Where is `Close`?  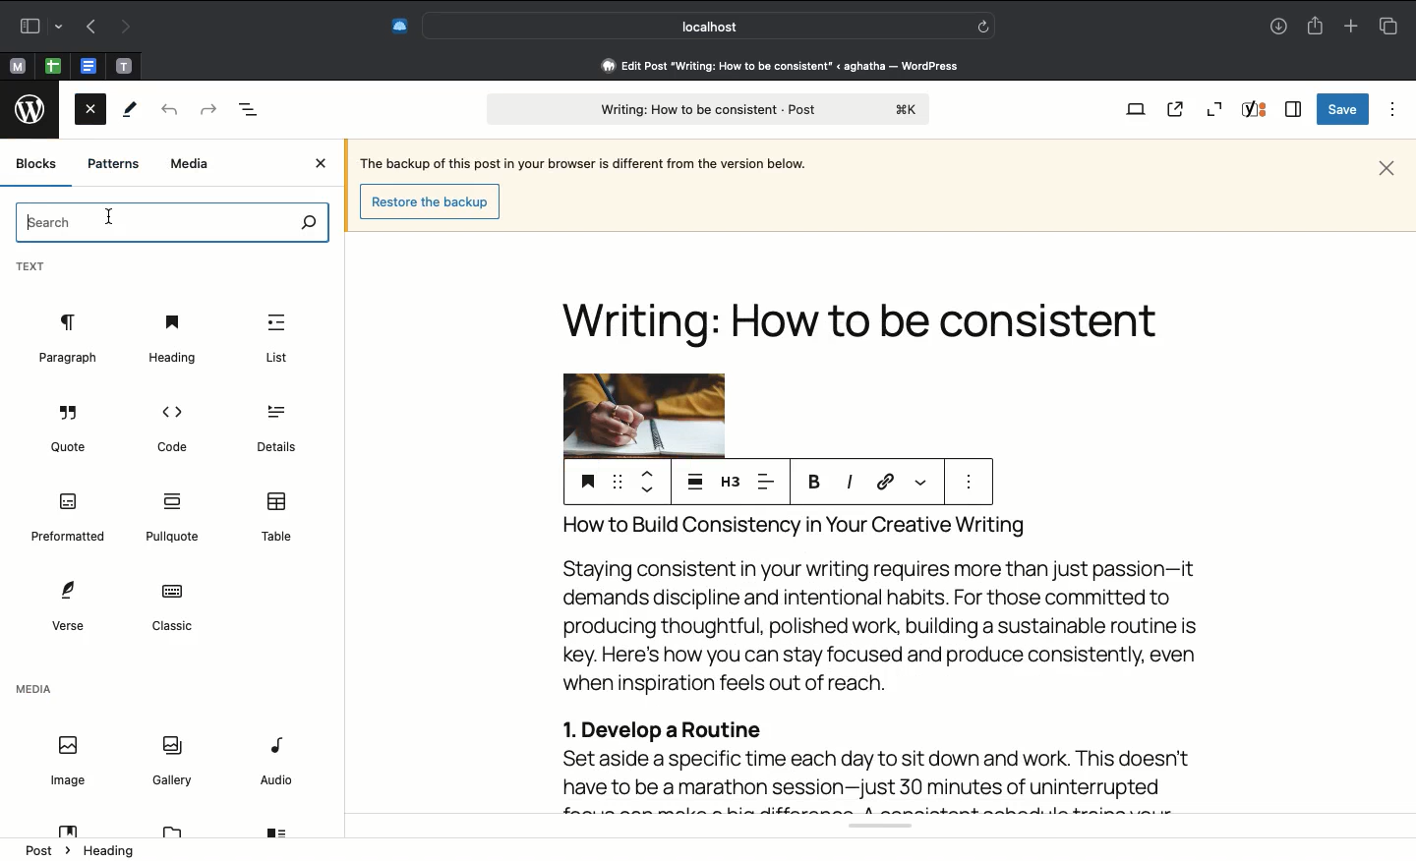
Close is located at coordinates (324, 164).